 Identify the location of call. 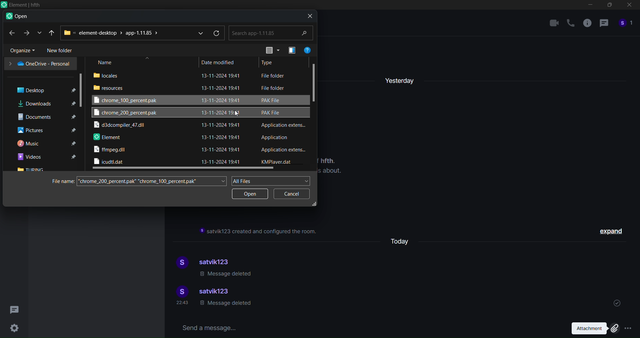
(571, 23).